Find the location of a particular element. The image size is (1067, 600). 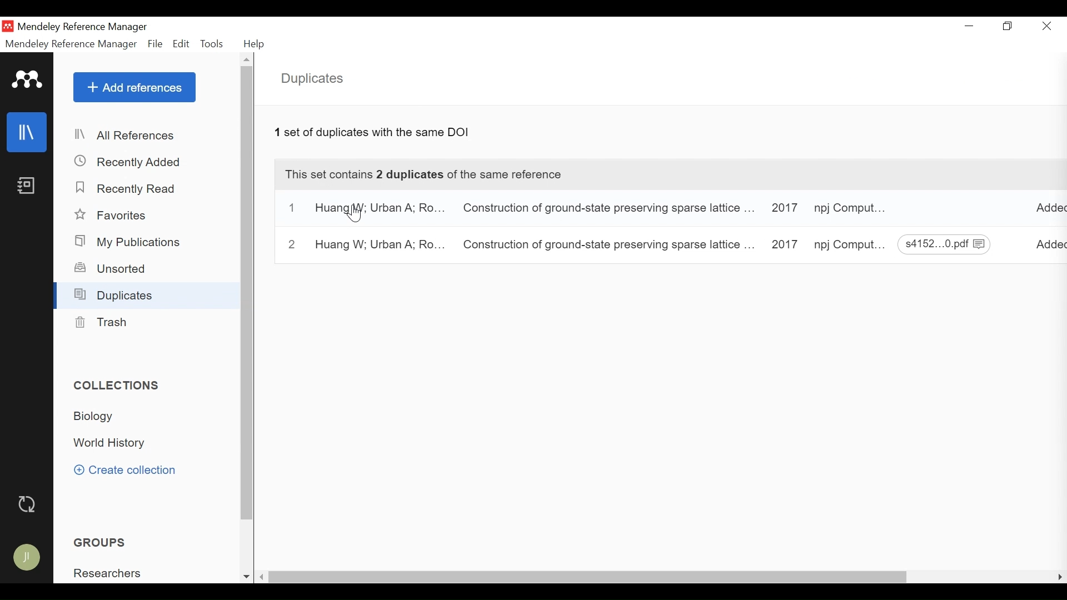

Scroll Left is located at coordinates (261, 578).